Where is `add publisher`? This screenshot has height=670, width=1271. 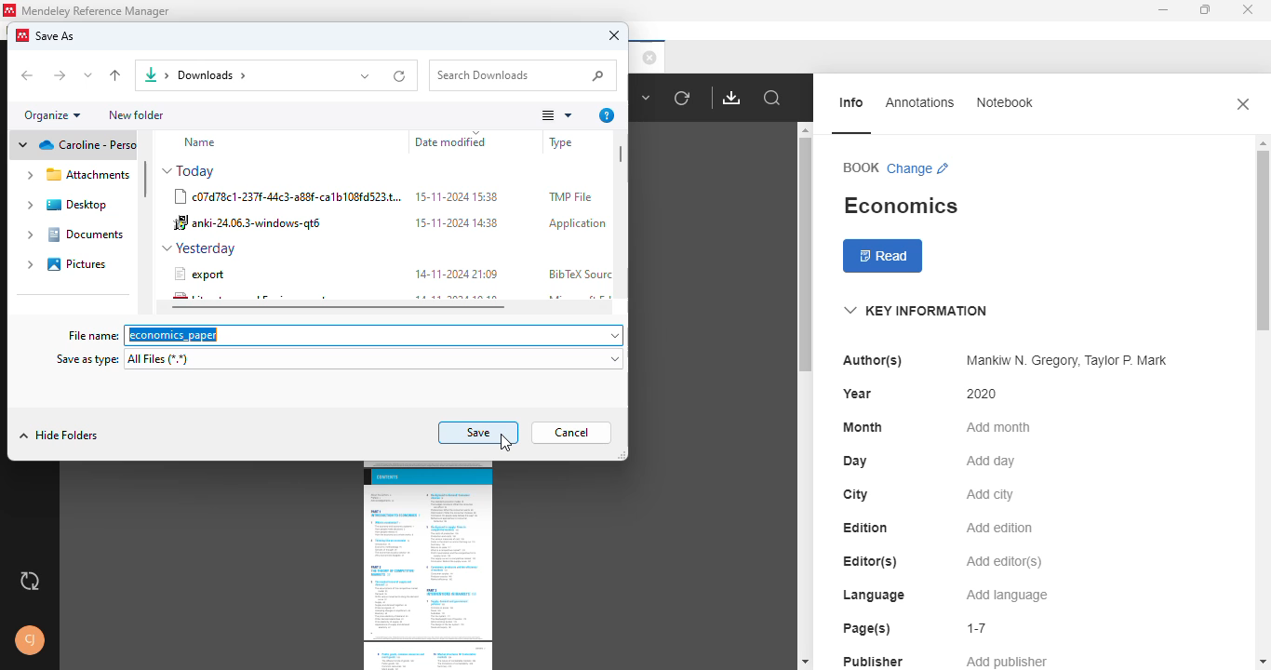 add publisher is located at coordinates (1008, 662).